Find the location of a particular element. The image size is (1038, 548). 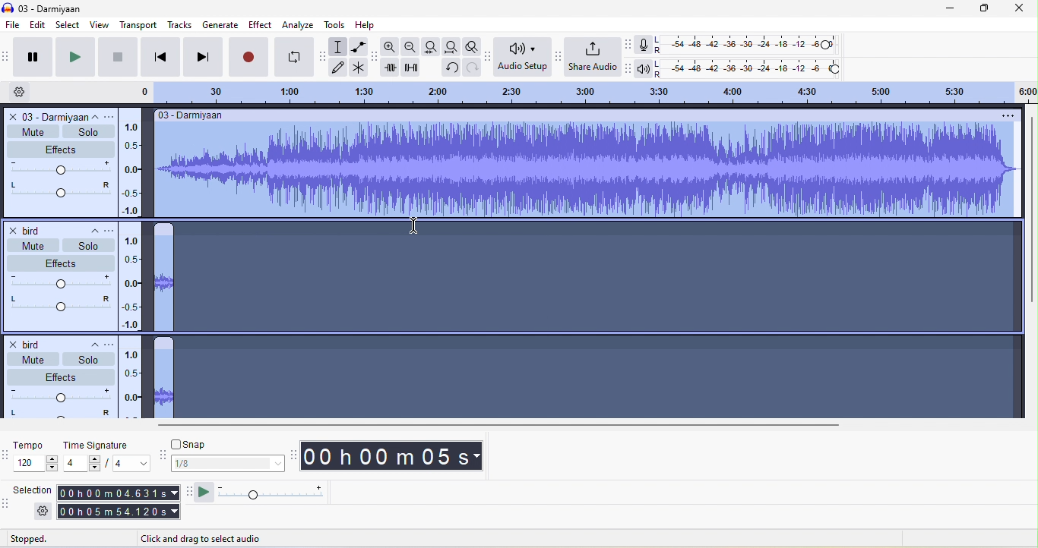

volume is located at coordinates (58, 281).